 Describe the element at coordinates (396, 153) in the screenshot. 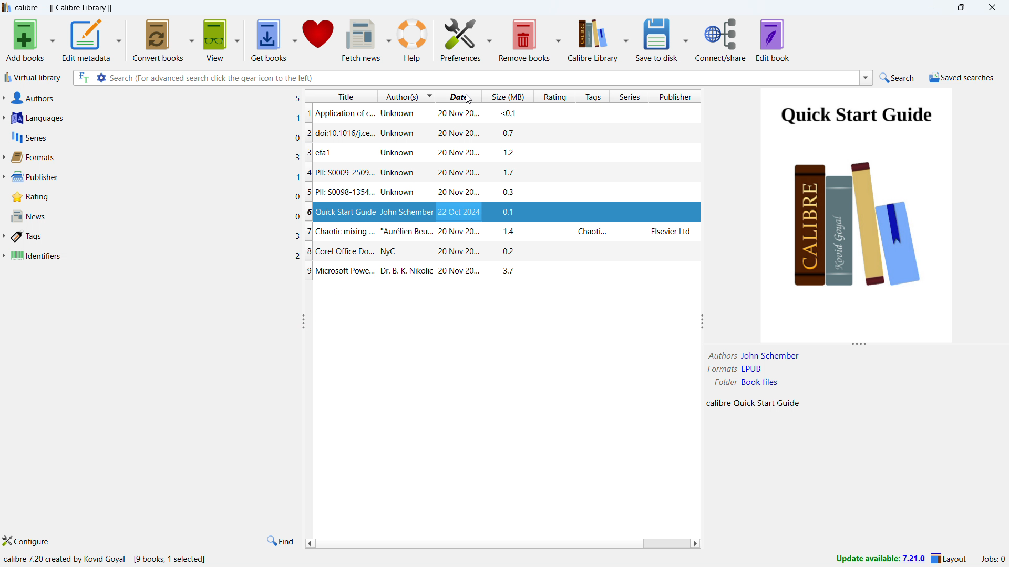

I see `Unknown` at that location.